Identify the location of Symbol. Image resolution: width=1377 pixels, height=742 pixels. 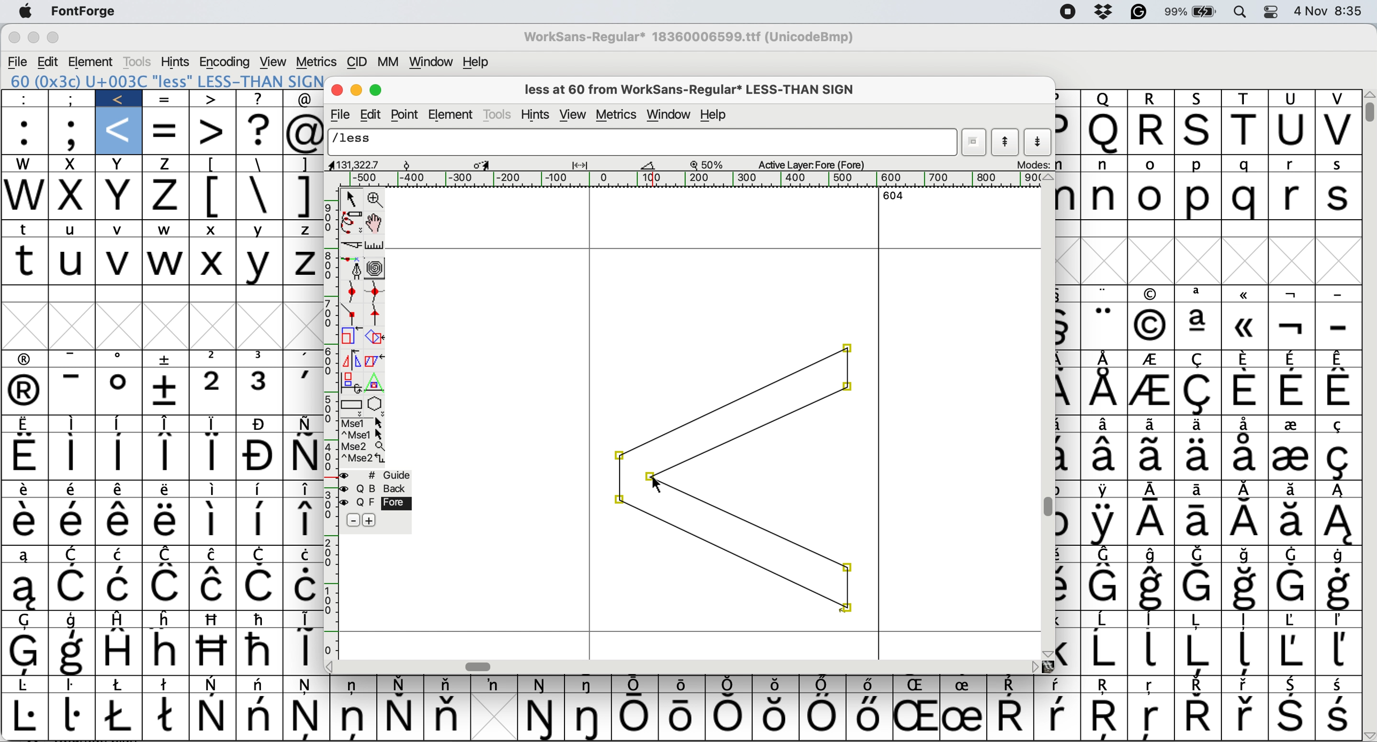
(541, 718).